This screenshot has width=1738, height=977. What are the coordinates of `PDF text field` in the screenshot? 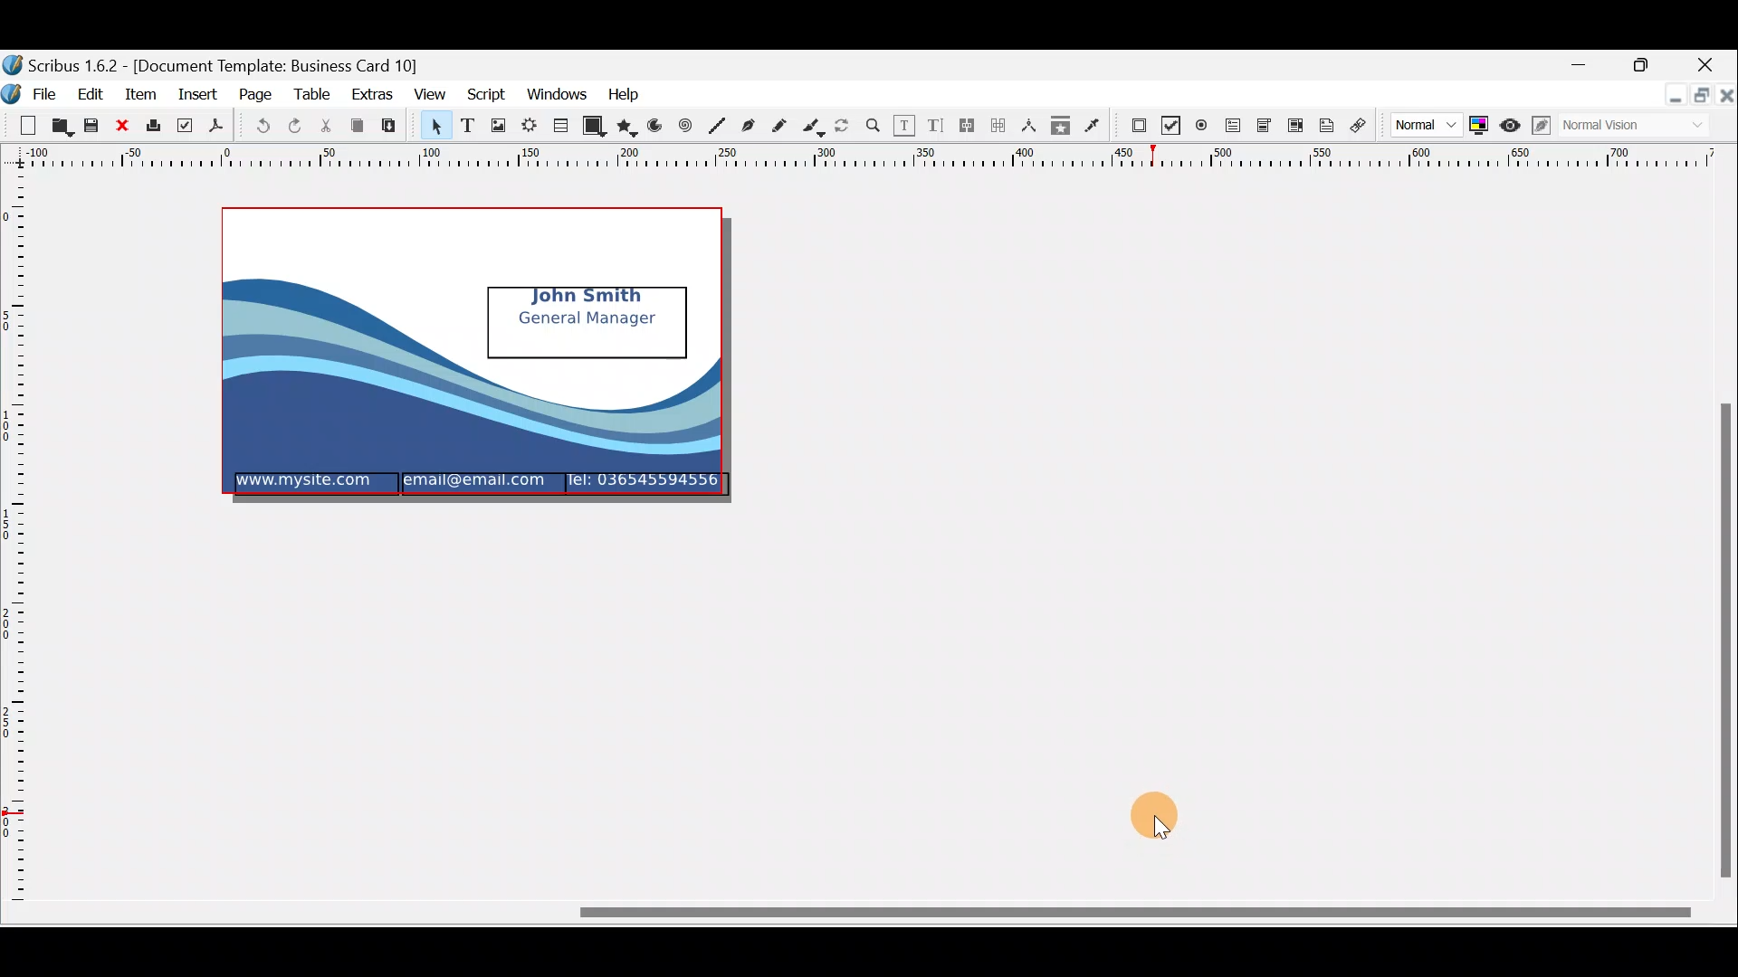 It's located at (1234, 128).